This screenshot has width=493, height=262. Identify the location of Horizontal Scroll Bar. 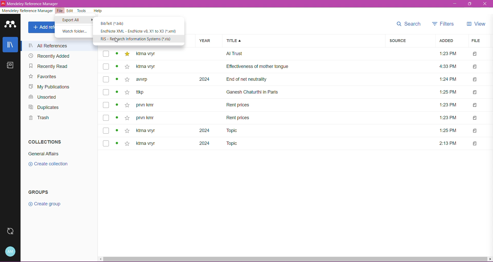
(296, 259).